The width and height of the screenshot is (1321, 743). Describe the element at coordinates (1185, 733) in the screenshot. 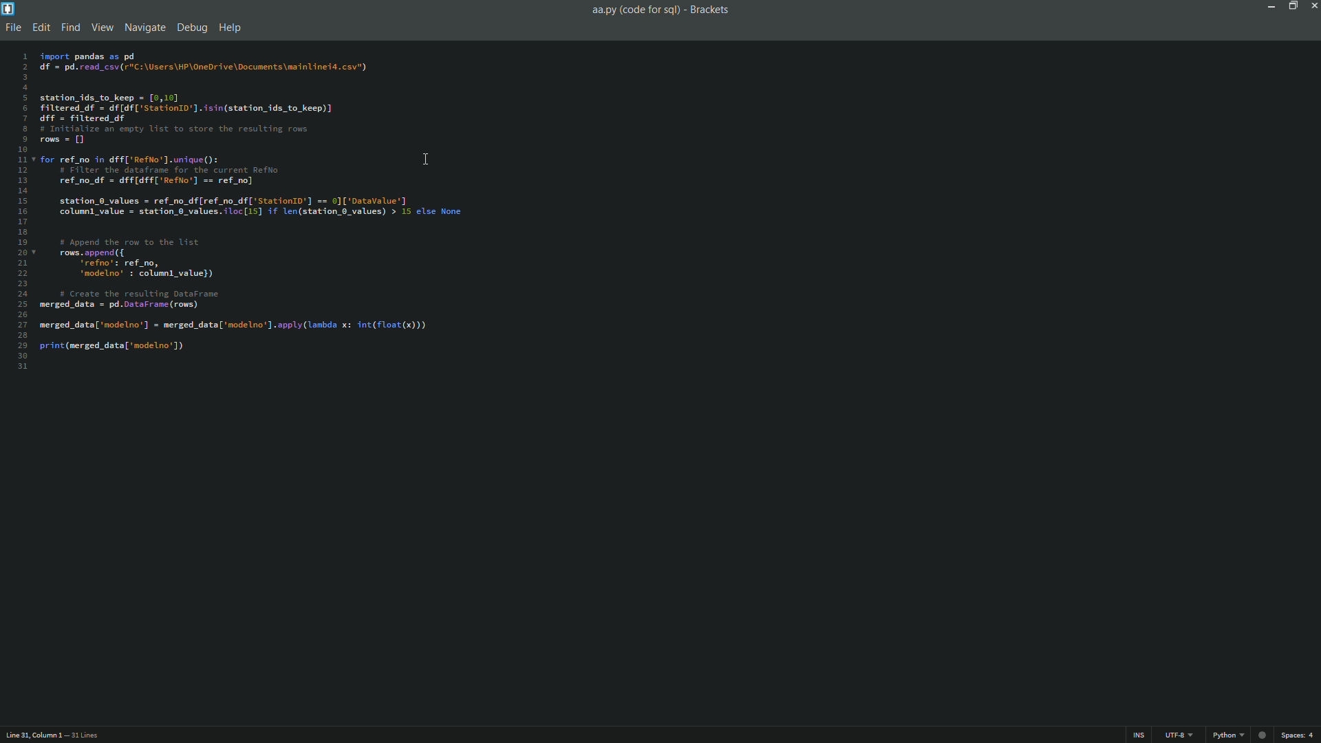

I see `UTF-8` at that location.